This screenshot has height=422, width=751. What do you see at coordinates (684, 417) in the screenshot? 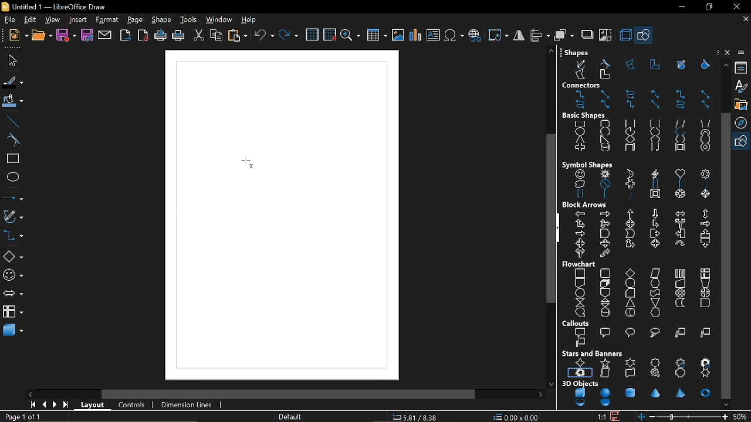
I see `change zoom` at bounding box center [684, 417].